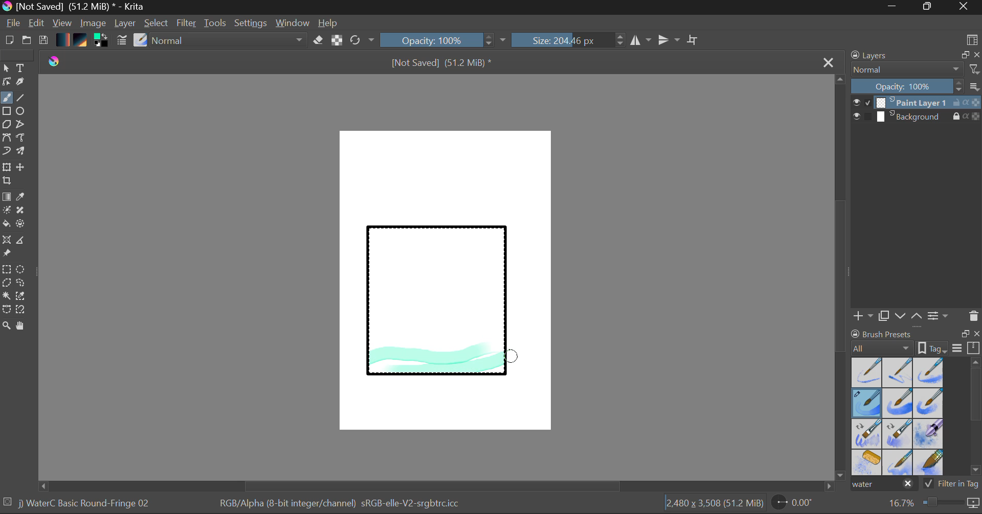 This screenshot has height=514, width=982. Describe the element at coordinates (952, 485) in the screenshot. I see `Filter in Tag Option` at that location.